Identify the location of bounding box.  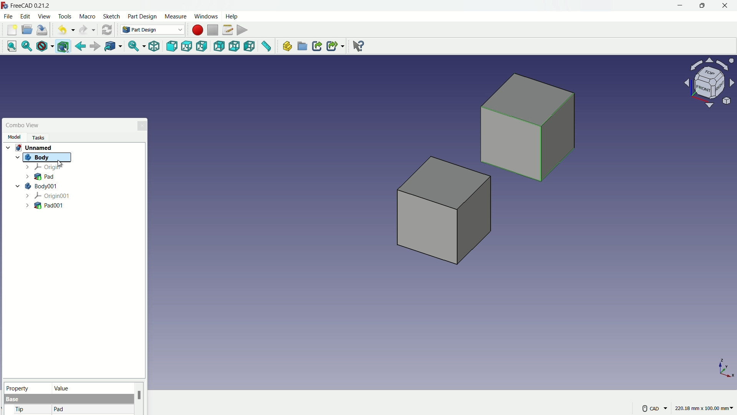
(64, 47).